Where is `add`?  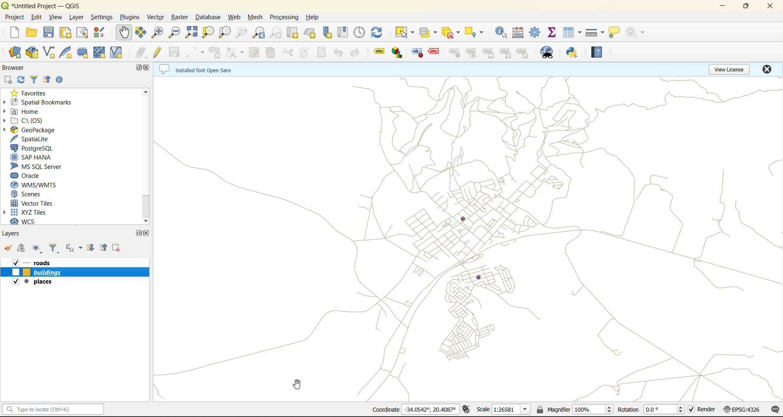 add is located at coordinates (24, 249).